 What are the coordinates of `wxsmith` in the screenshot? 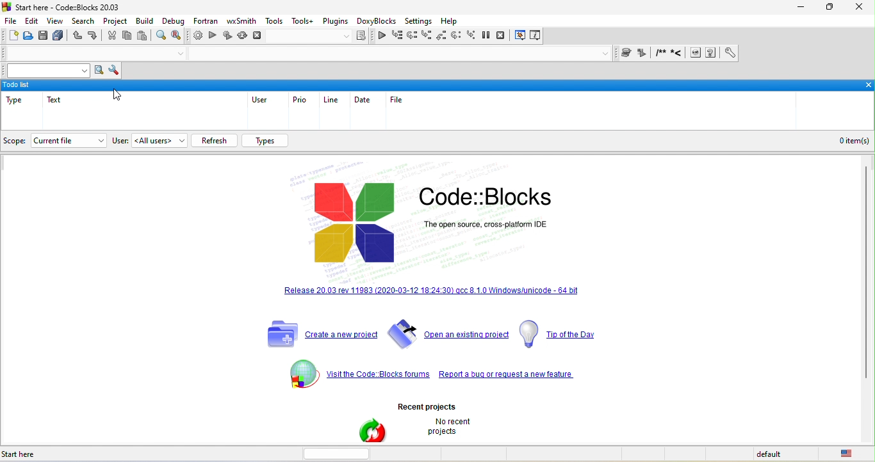 It's located at (241, 20).